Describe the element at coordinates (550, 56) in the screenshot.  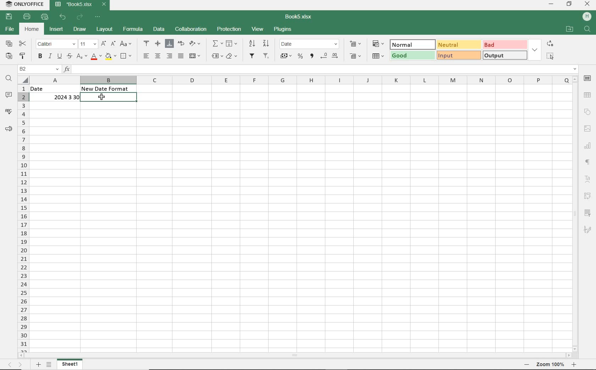
I see `SELECT ALL` at that location.